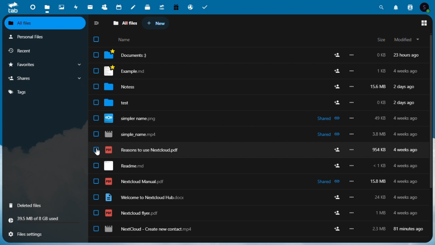  Describe the element at coordinates (352, 197) in the screenshot. I see `more options` at that location.